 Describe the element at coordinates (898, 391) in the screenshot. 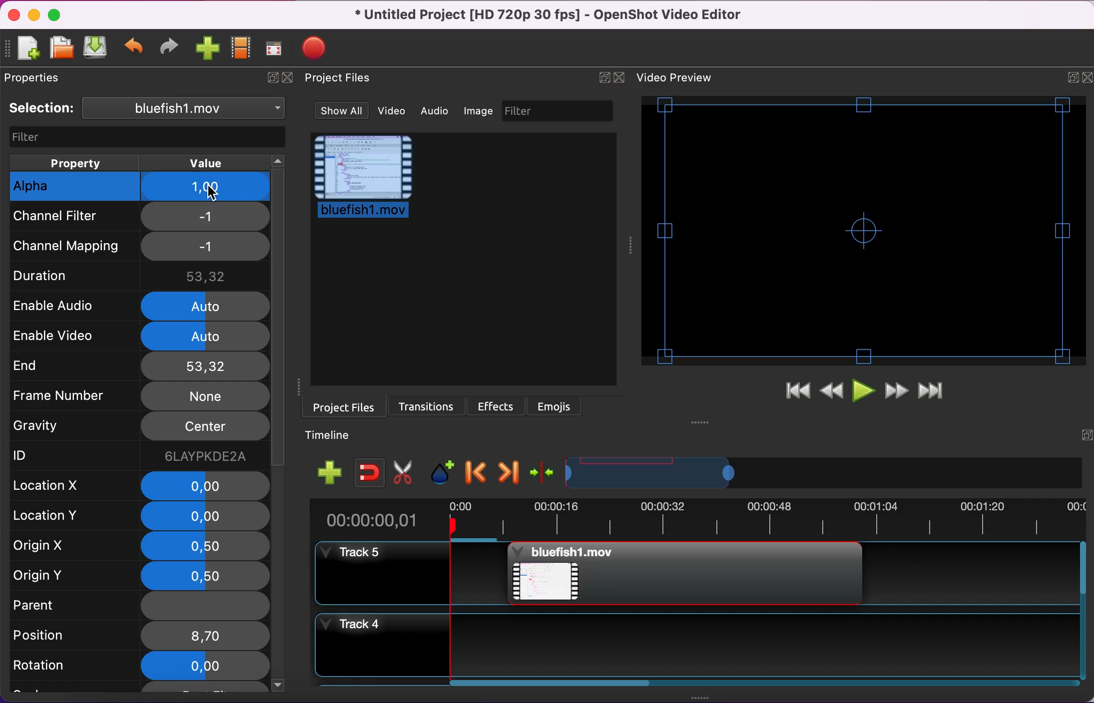

I see `fast forward` at that location.